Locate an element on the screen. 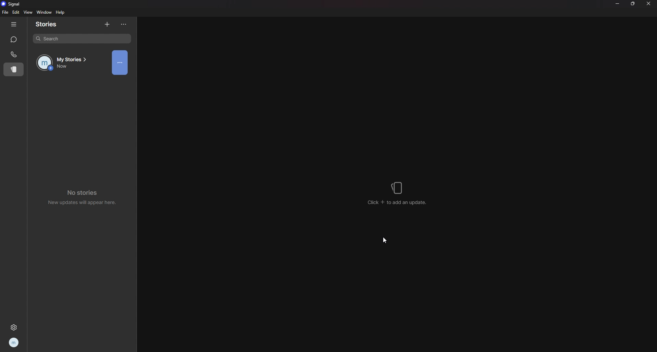 Image resolution: width=657 pixels, height=352 pixels. close is located at coordinates (649, 3).